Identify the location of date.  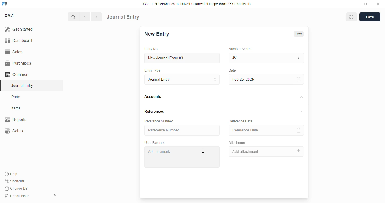
(231, 70).